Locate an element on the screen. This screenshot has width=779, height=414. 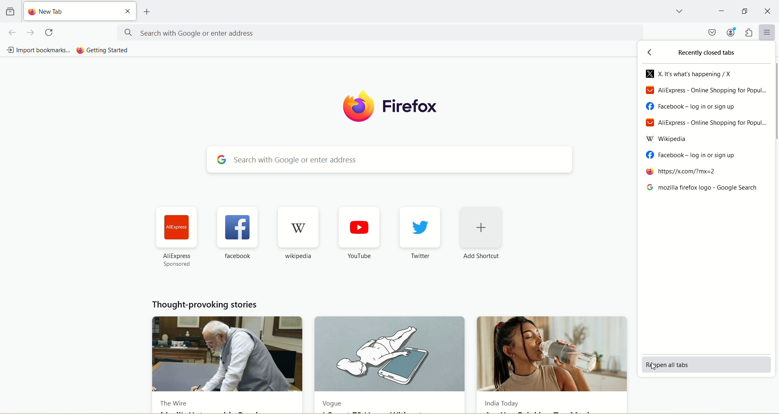
recently closed tabs is located at coordinates (721, 53).